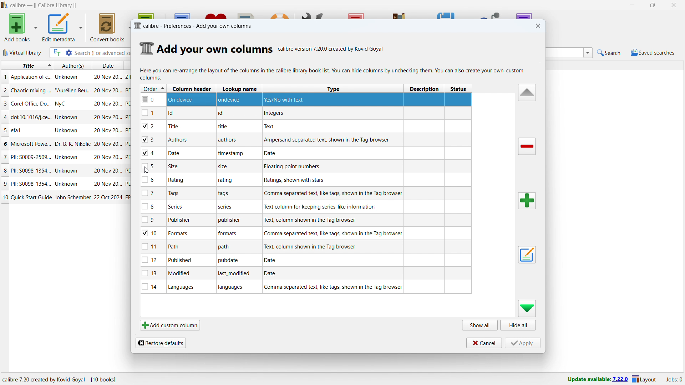 The height and width of the screenshot is (385, 685). What do you see at coordinates (181, 233) in the screenshot?
I see `formats` at bounding box center [181, 233].